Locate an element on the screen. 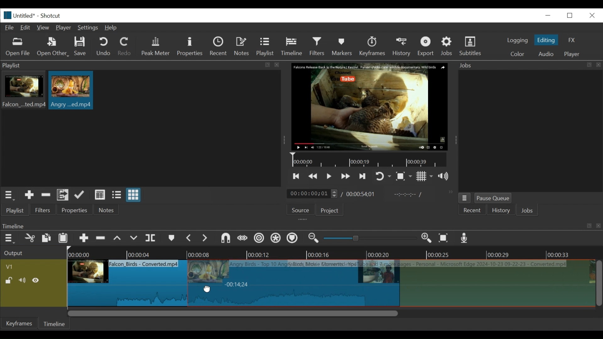  Previous marker is located at coordinates (189, 239).